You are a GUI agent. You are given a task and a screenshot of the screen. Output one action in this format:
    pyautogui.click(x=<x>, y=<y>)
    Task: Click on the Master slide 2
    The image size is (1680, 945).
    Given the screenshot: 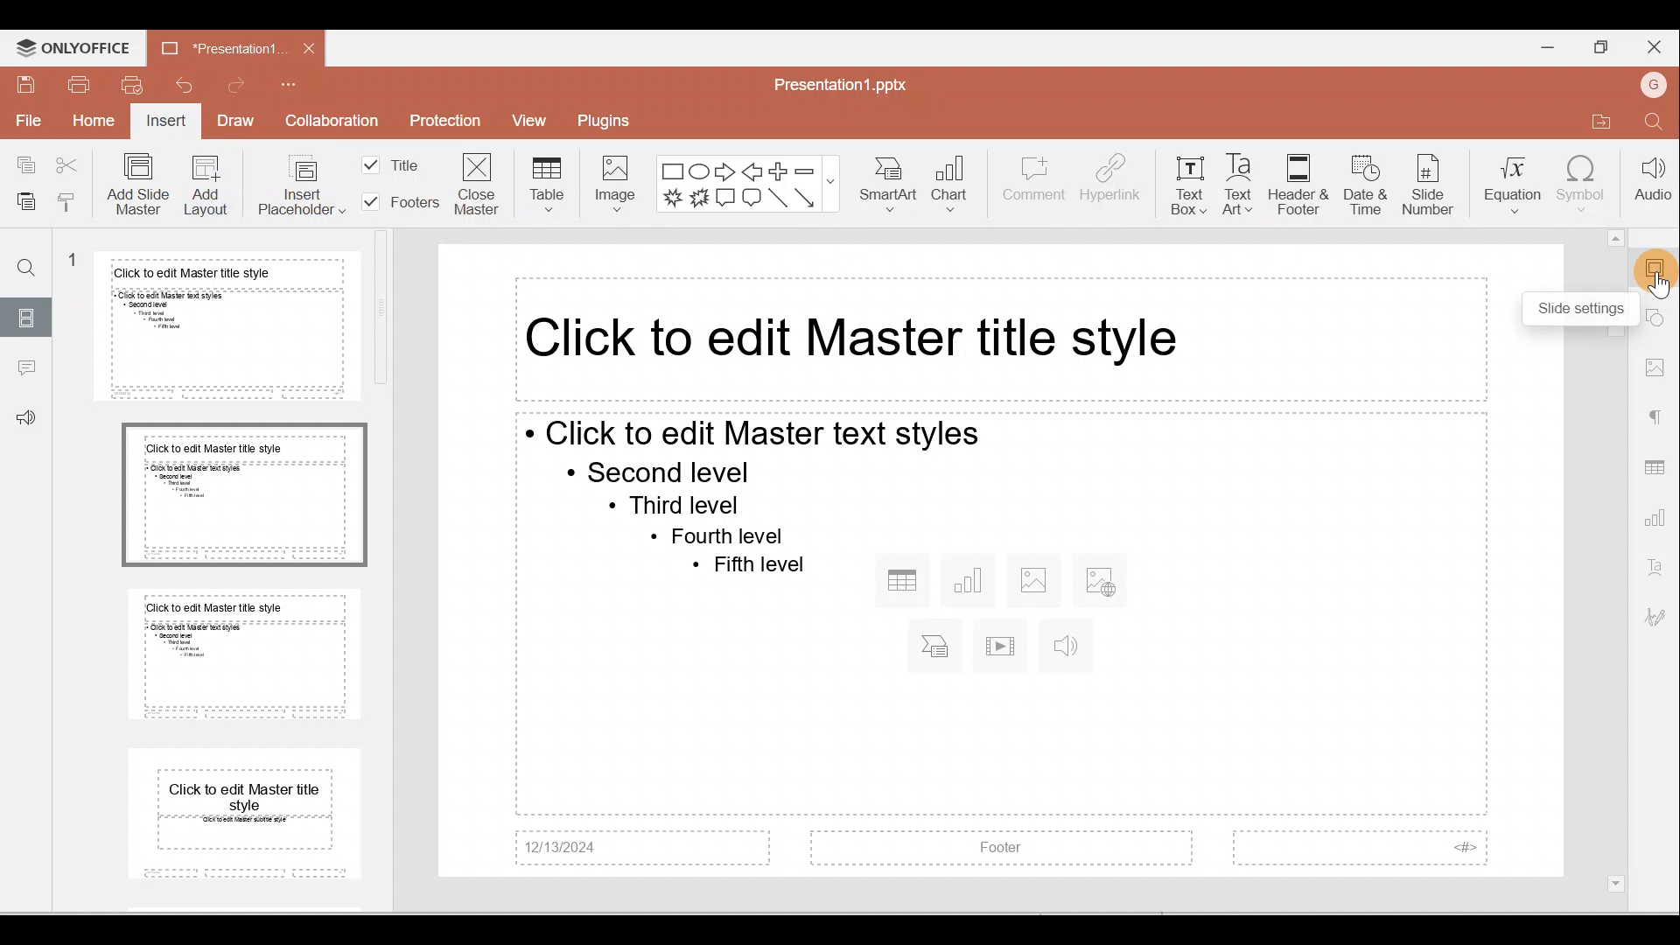 What is the action you would take?
    pyautogui.click(x=246, y=494)
    